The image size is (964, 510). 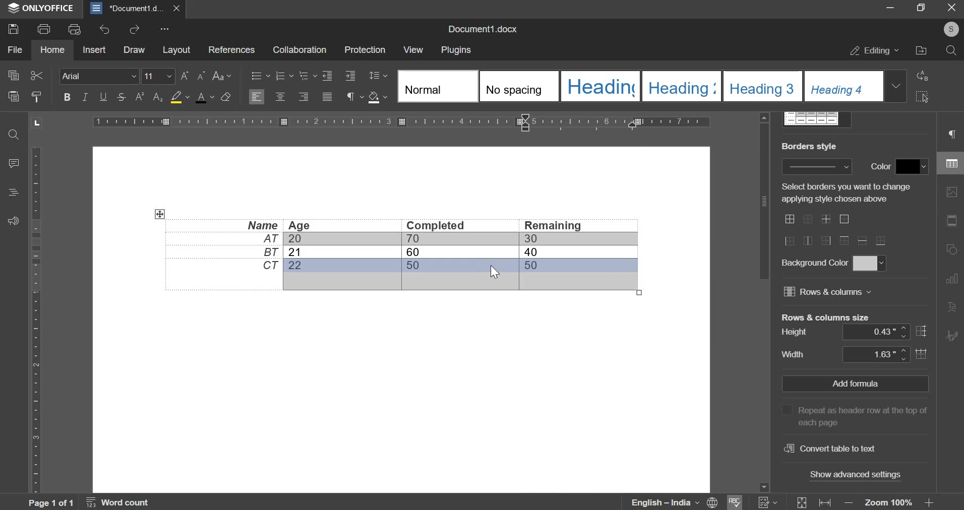 What do you see at coordinates (828, 291) in the screenshot?
I see `rows and columns` at bounding box center [828, 291].